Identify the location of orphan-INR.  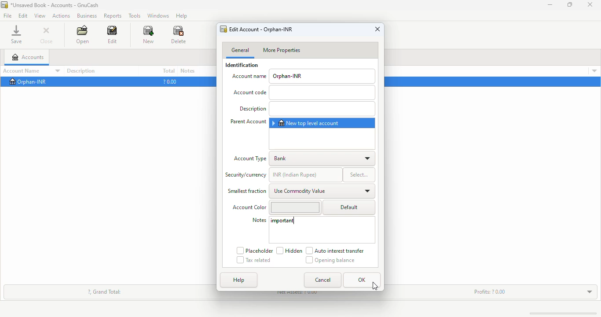
(322, 76).